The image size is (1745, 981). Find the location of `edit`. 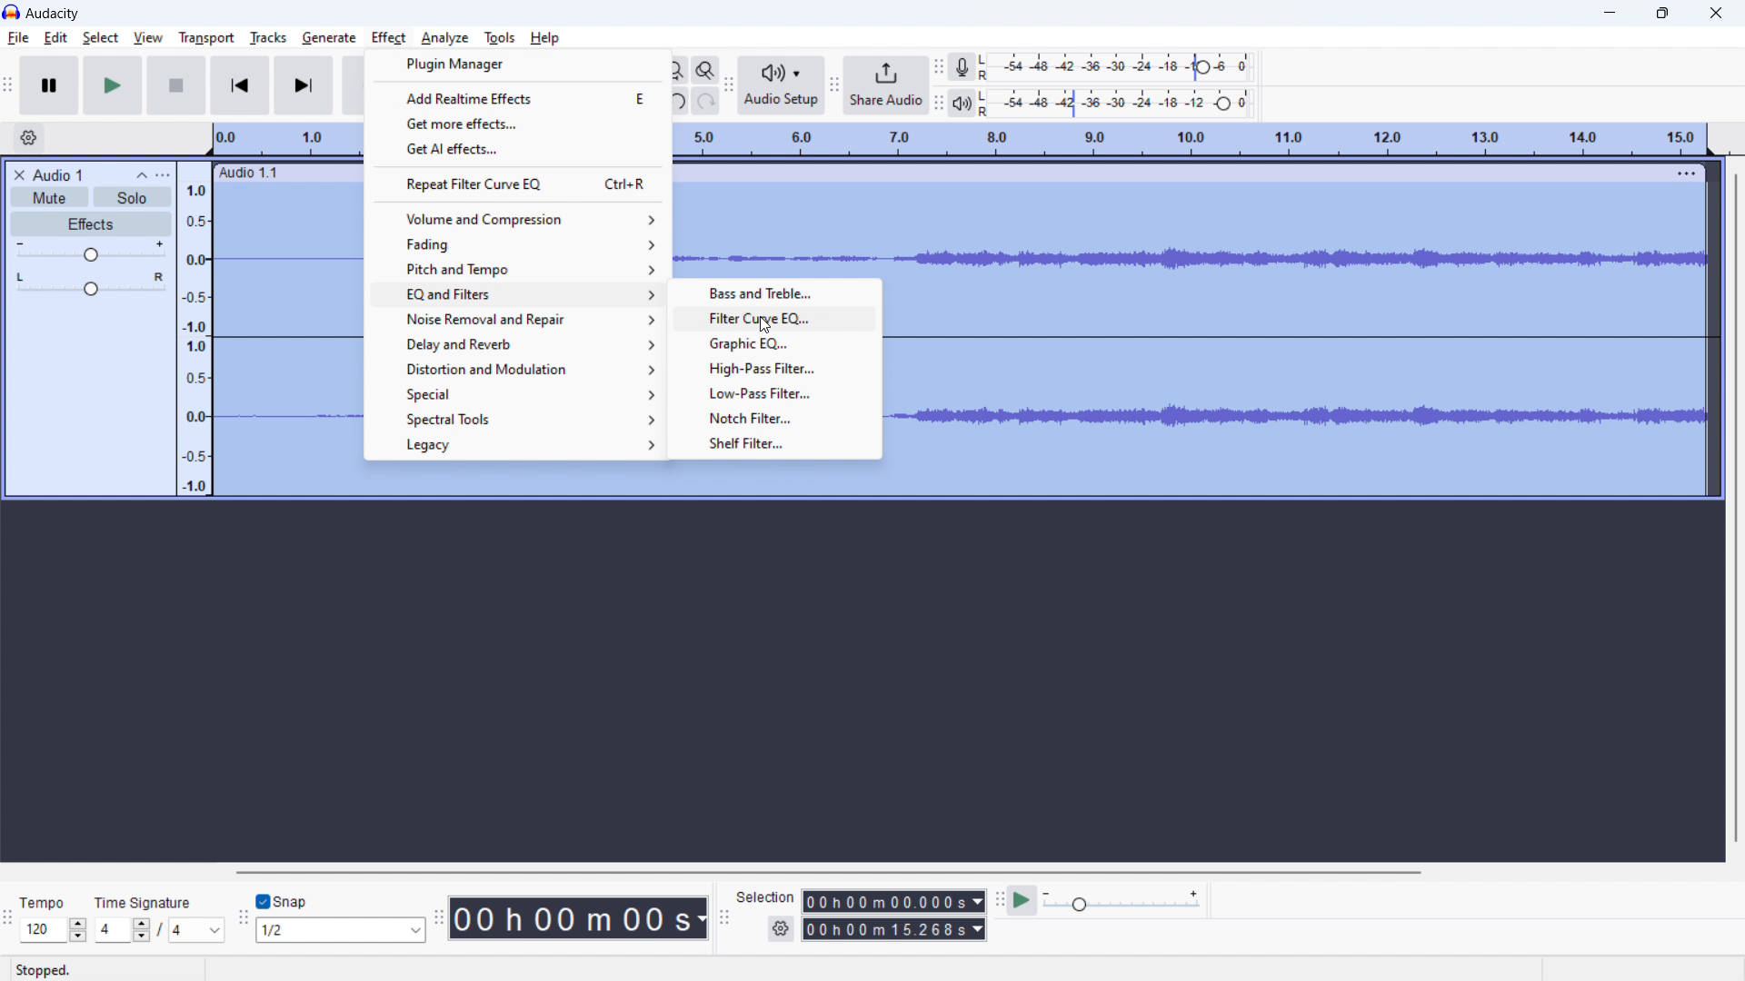

edit is located at coordinates (56, 38).